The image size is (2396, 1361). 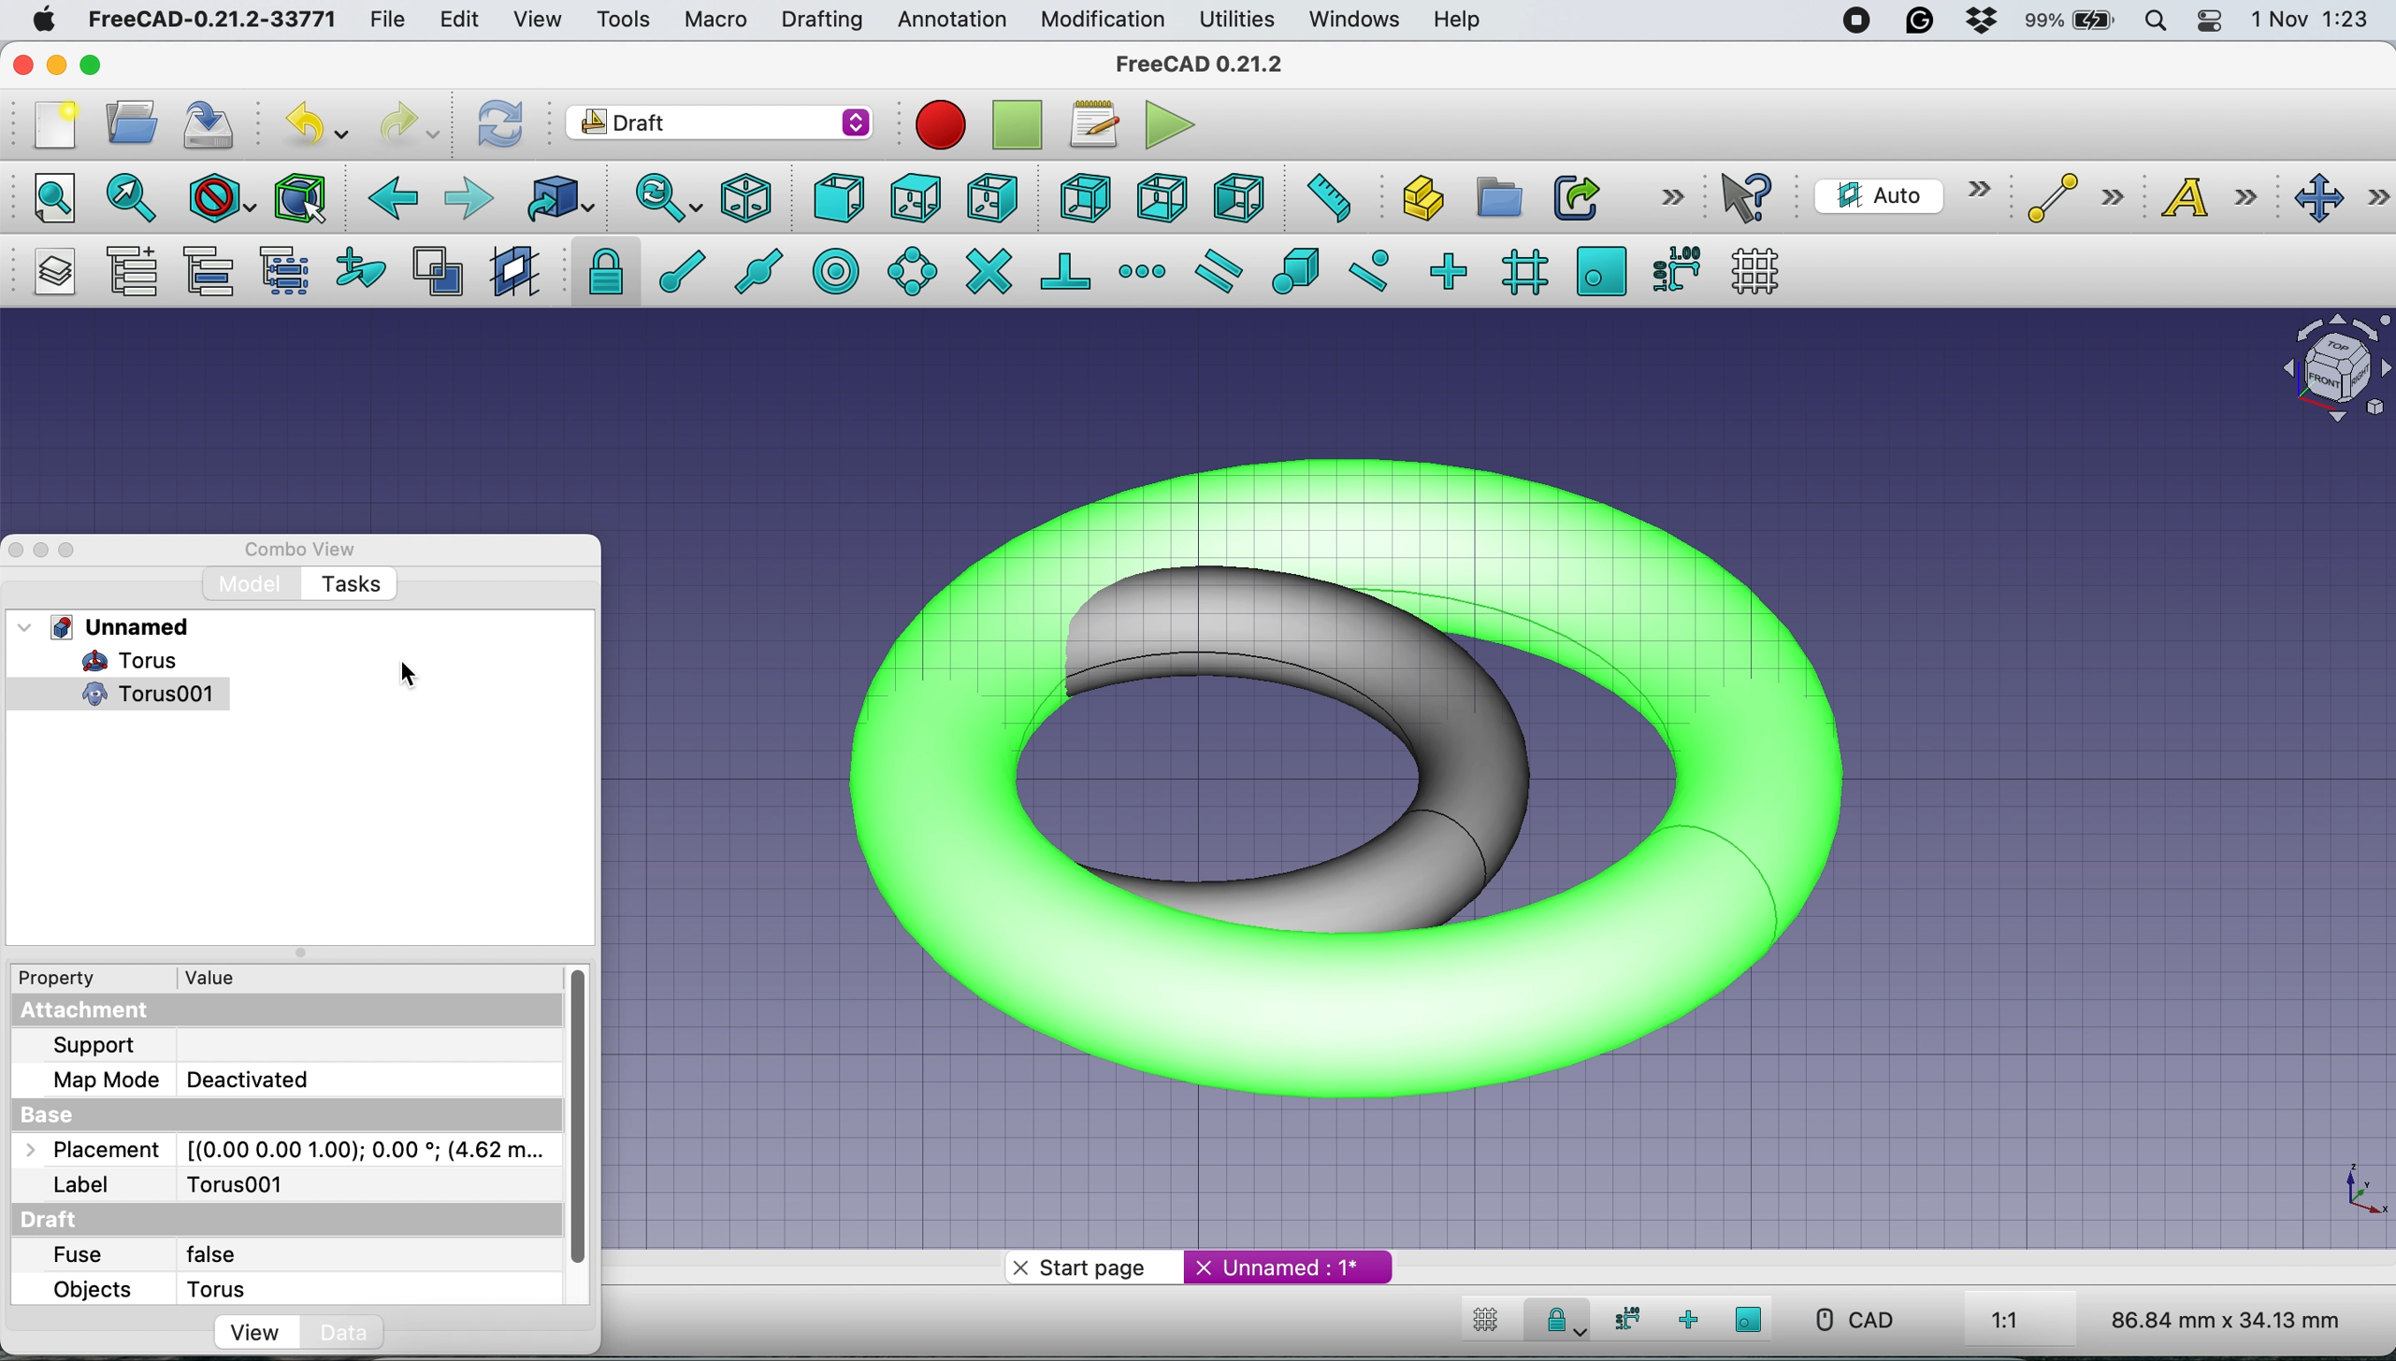 What do you see at coordinates (1104, 21) in the screenshot?
I see `modification` at bounding box center [1104, 21].